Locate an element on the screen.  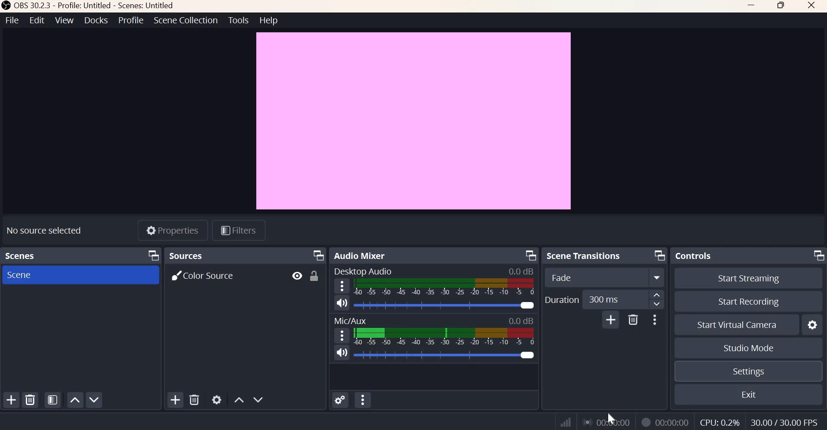
Color source is located at coordinates (205, 275).